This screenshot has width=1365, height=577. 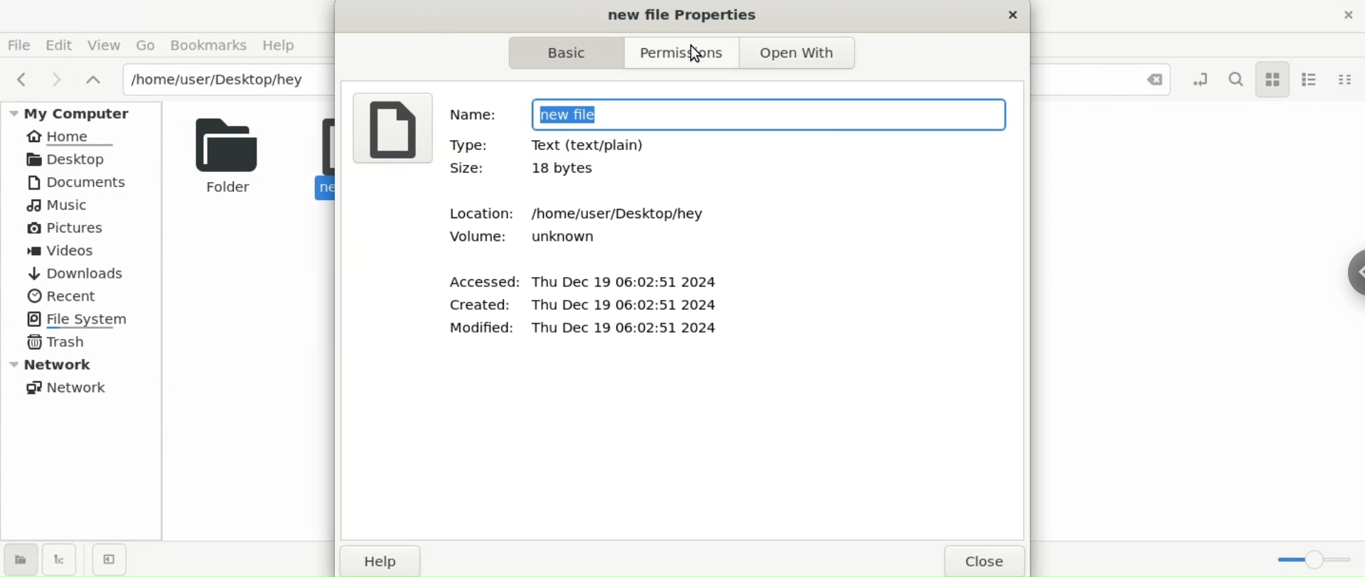 What do you see at coordinates (583, 280) in the screenshot?
I see `Accessed: Thu Dec 19 06:02:51 2024` at bounding box center [583, 280].